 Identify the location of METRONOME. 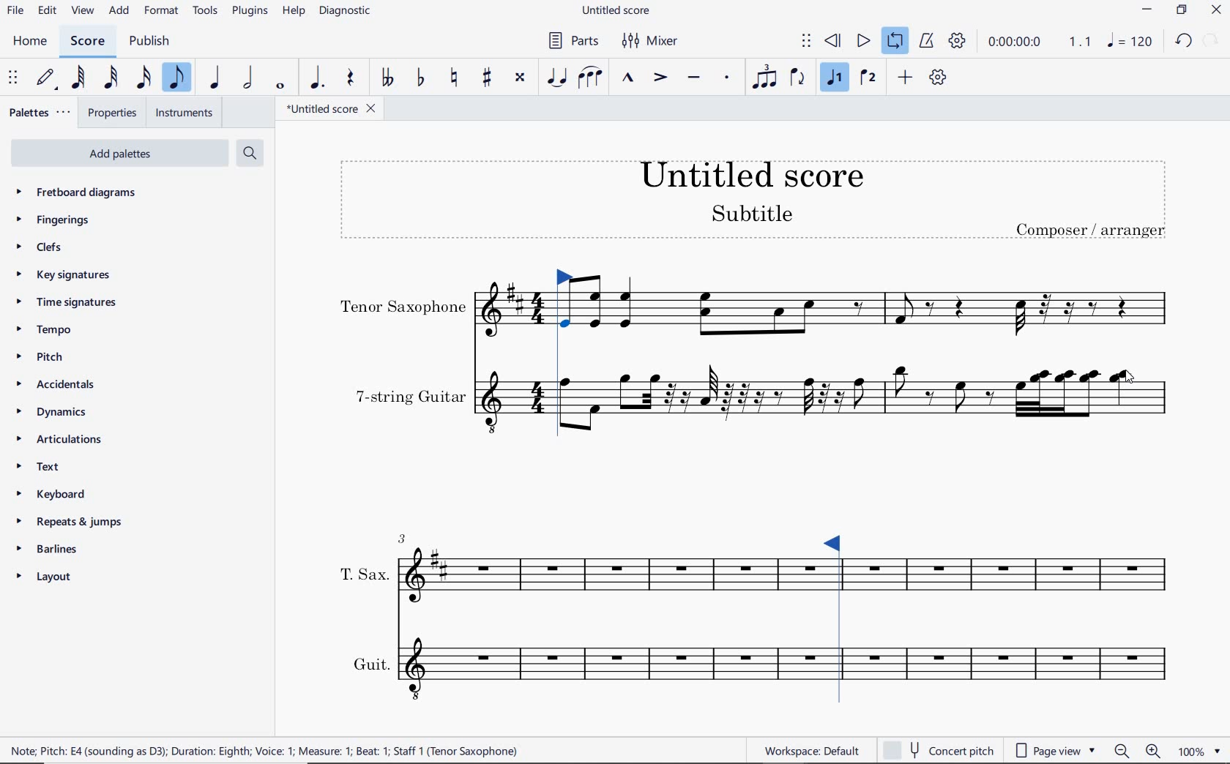
(926, 40).